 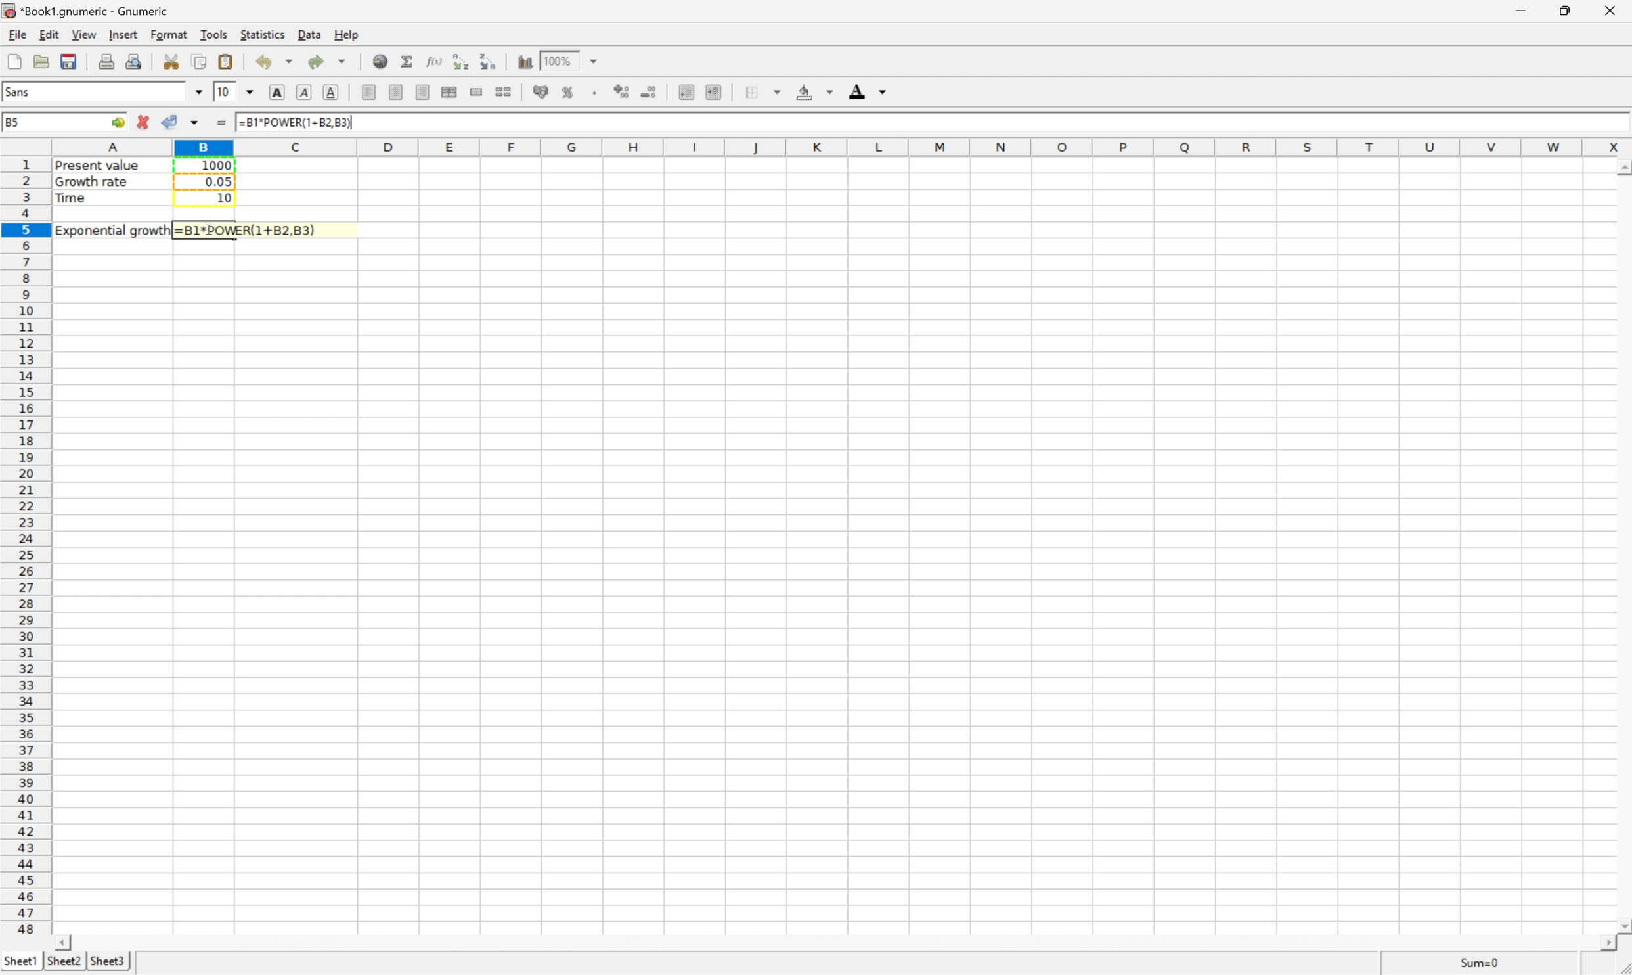 What do you see at coordinates (210, 231) in the screenshot?
I see `Cursor` at bounding box center [210, 231].